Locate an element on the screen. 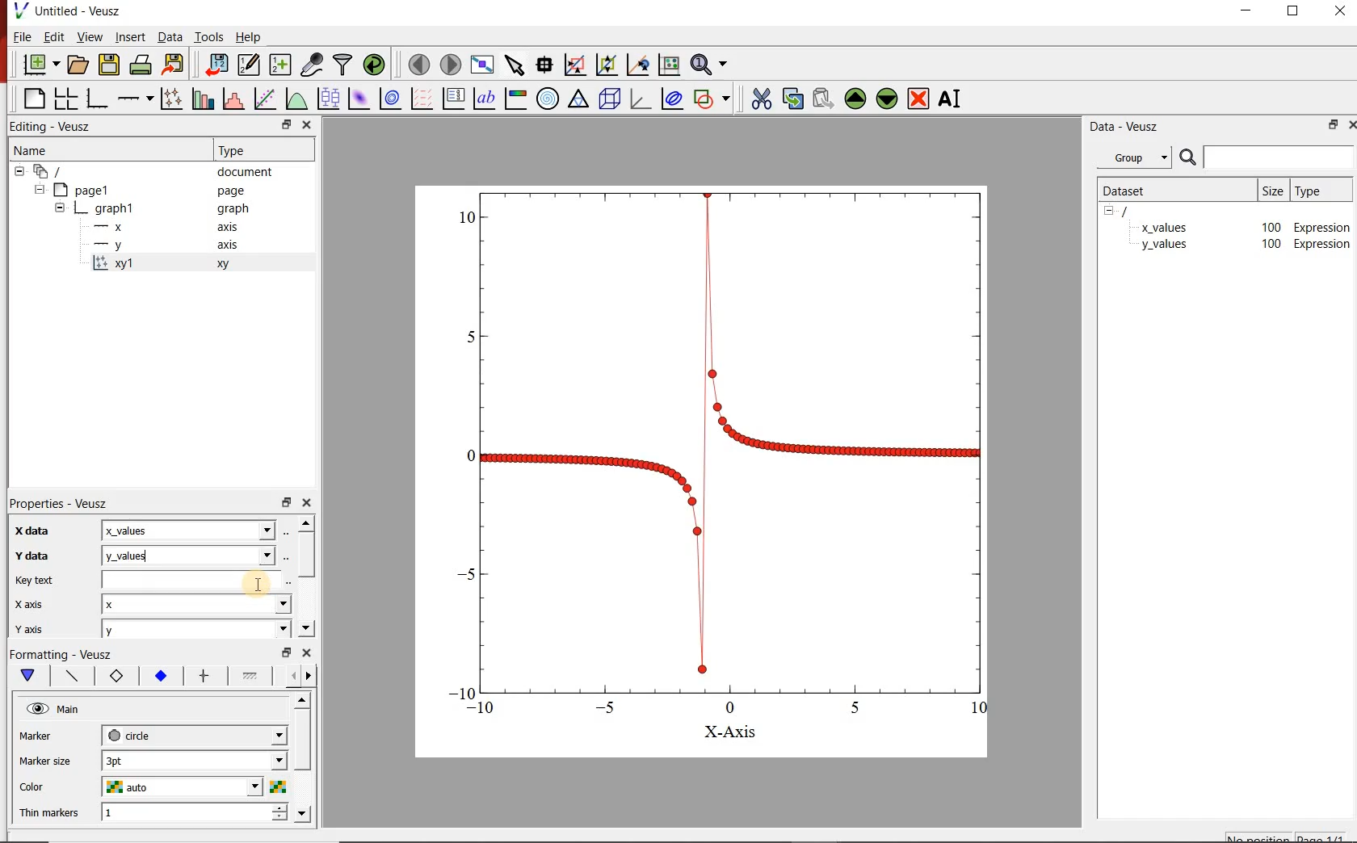 This screenshot has height=843, width=1357. x is located at coordinates (195, 605).